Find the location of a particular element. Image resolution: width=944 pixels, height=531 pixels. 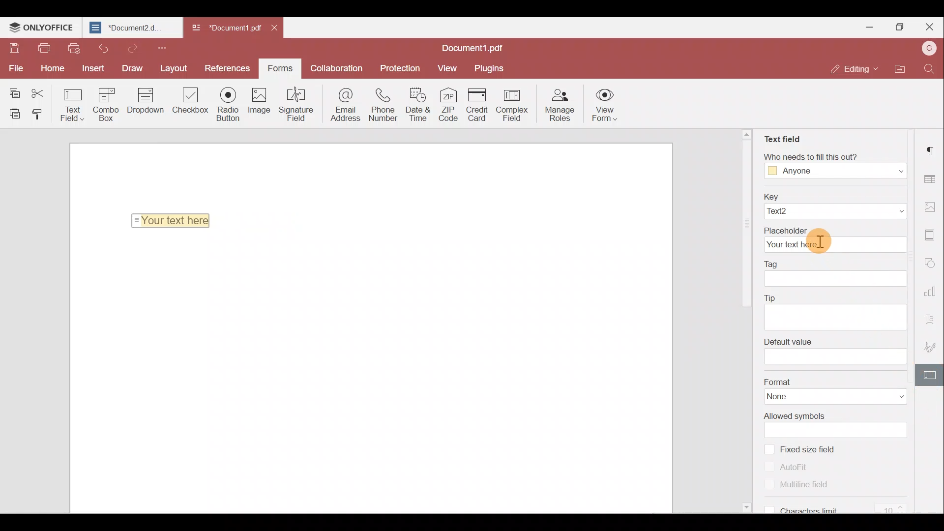

None is located at coordinates (792, 397).